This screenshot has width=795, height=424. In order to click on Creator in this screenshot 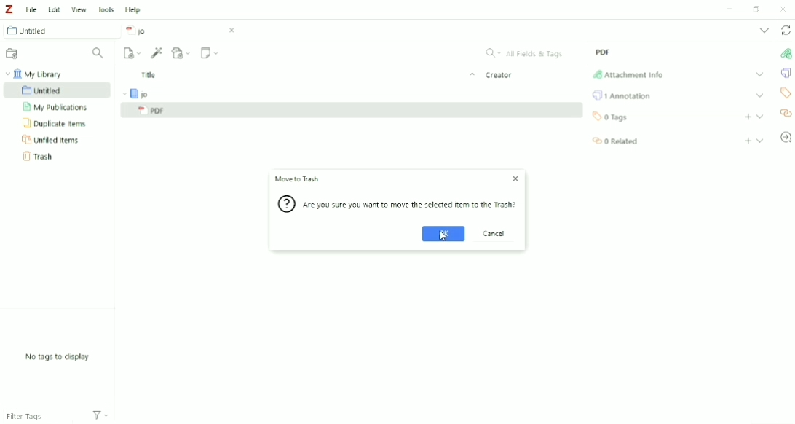, I will do `click(501, 76)`.